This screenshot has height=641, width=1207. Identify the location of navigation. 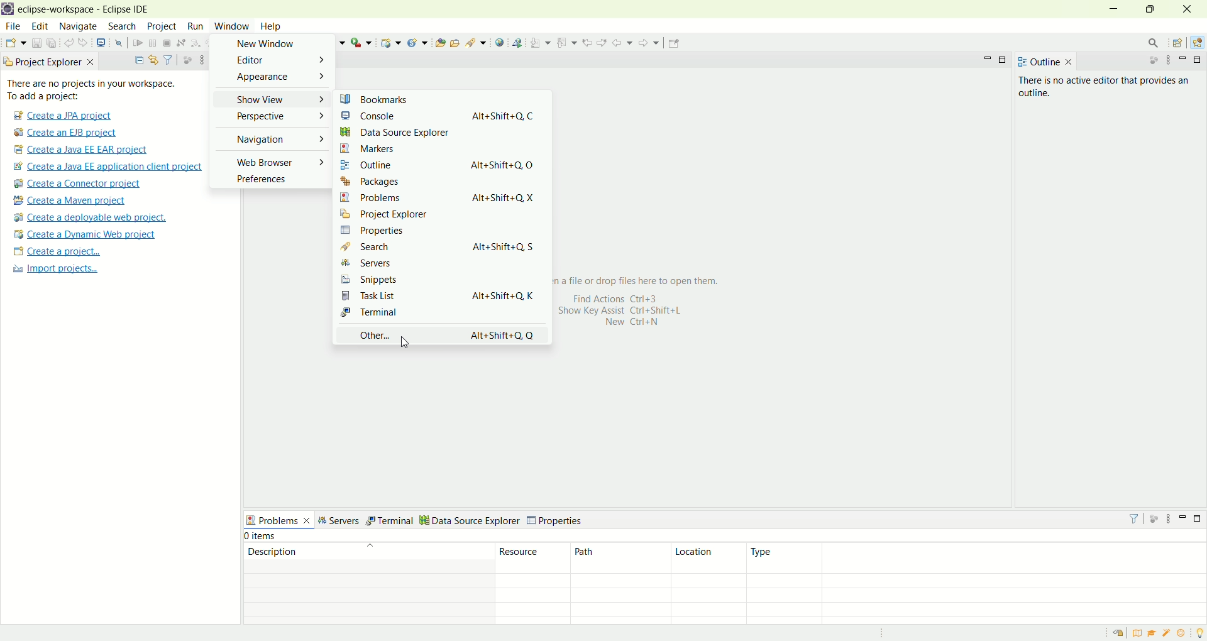
(271, 138).